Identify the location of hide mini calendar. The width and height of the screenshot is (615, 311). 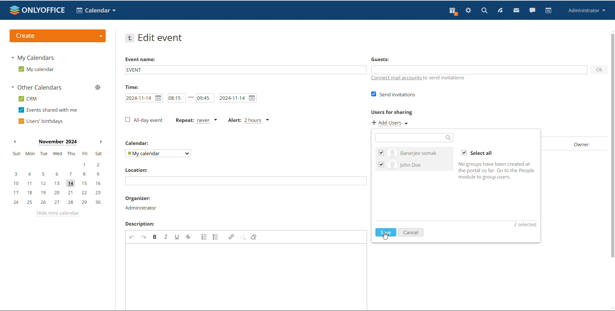
(59, 215).